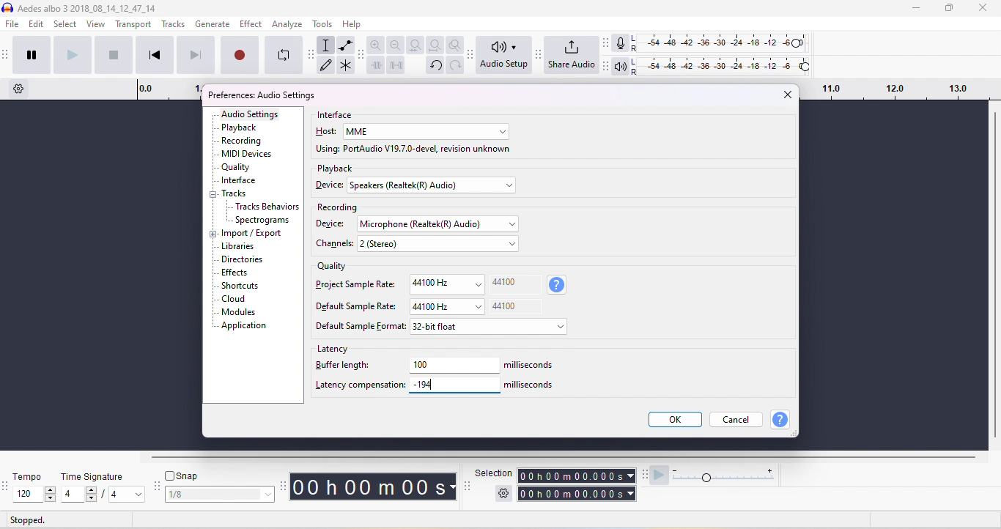 The height and width of the screenshot is (529, 1001). Describe the element at coordinates (533, 366) in the screenshot. I see `milliseconds` at that location.